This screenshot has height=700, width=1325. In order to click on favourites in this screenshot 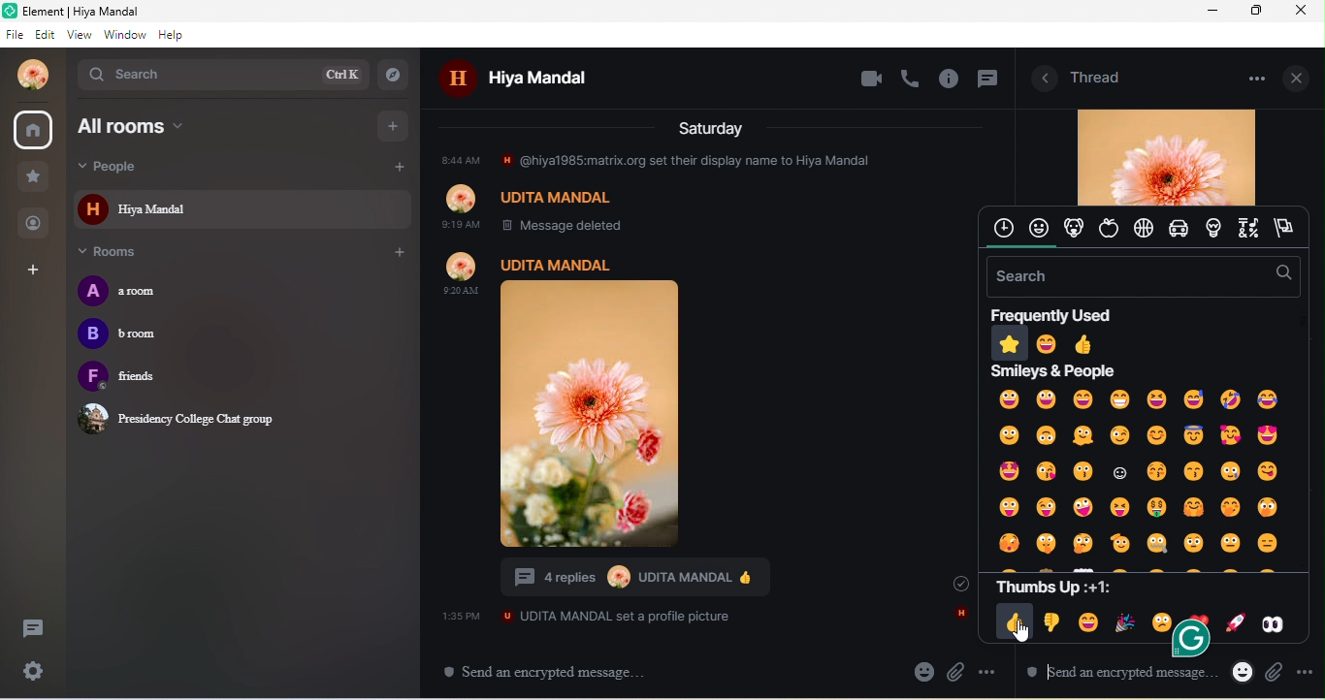, I will do `click(33, 177)`.